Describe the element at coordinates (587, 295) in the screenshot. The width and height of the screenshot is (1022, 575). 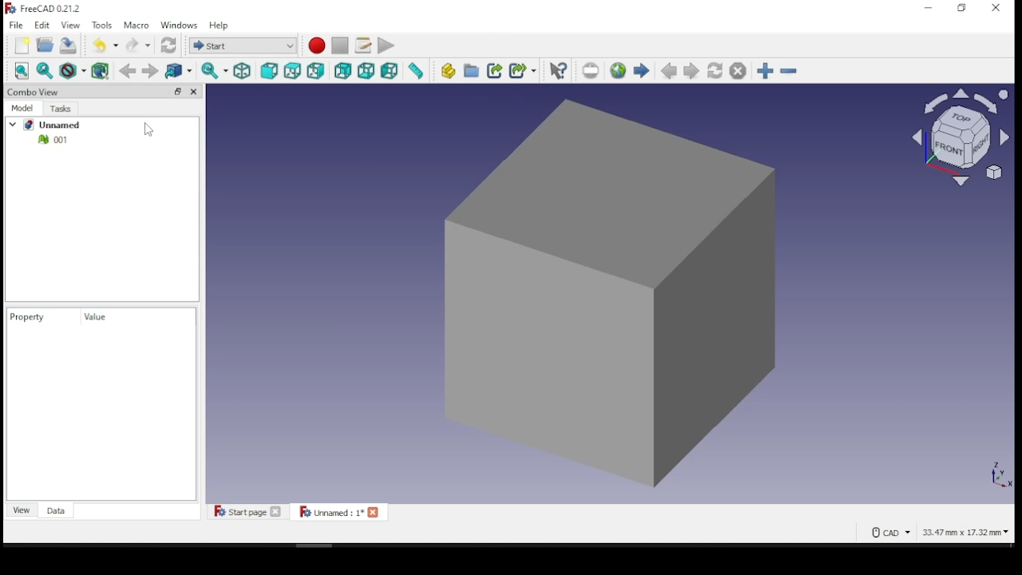
I see `imported box sketch` at that location.